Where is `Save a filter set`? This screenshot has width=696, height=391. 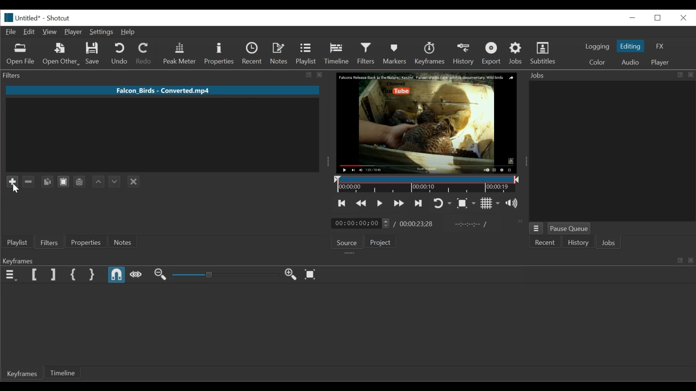 Save a filter set is located at coordinates (79, 181).